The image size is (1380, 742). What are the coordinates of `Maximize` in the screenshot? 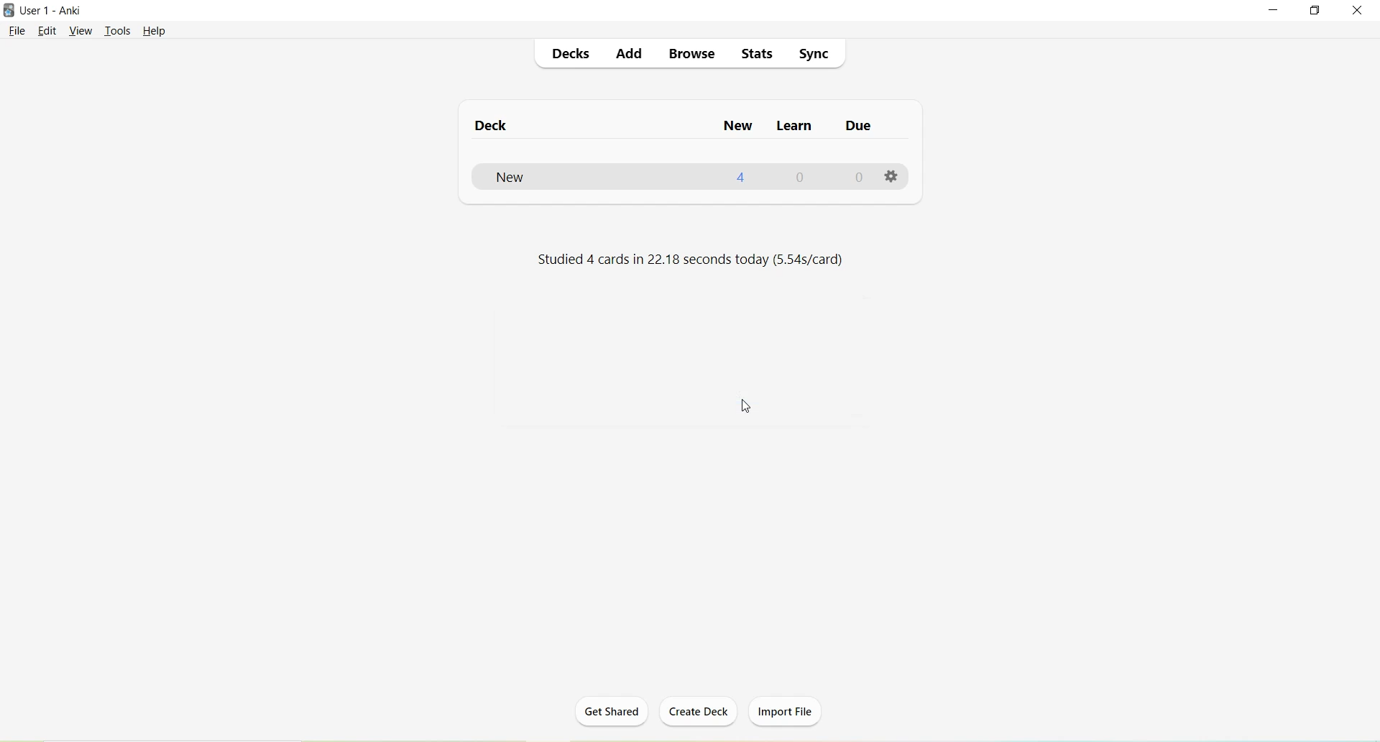 It's located at (1320, 11).